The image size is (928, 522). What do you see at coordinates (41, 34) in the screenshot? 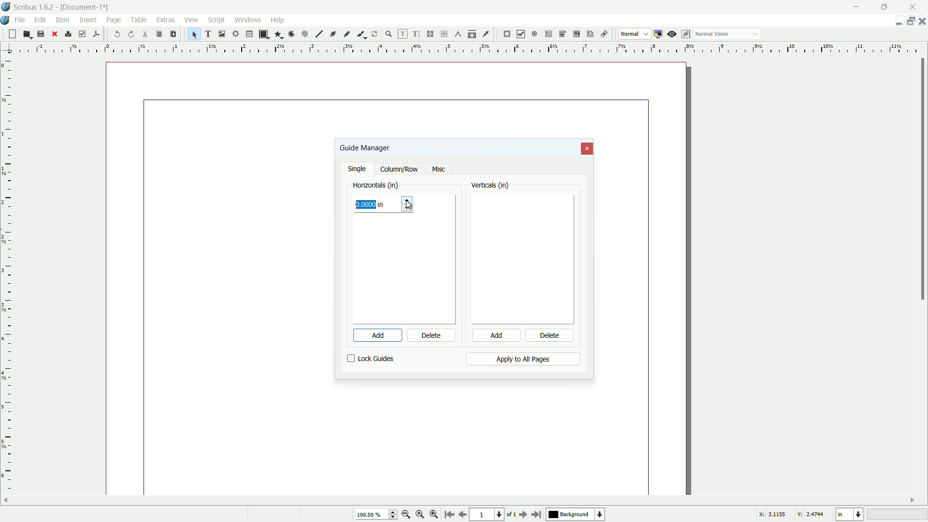
I see `save` at bounding box center [41, 34].